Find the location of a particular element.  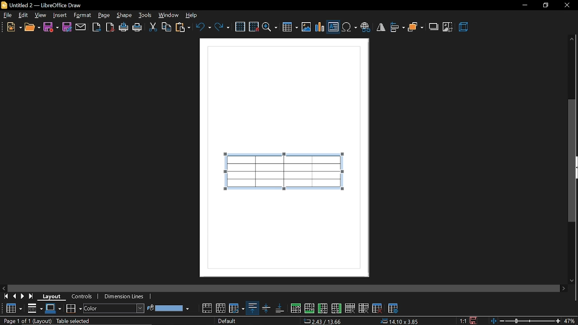

insert row below is located at coordinates (310, 308).